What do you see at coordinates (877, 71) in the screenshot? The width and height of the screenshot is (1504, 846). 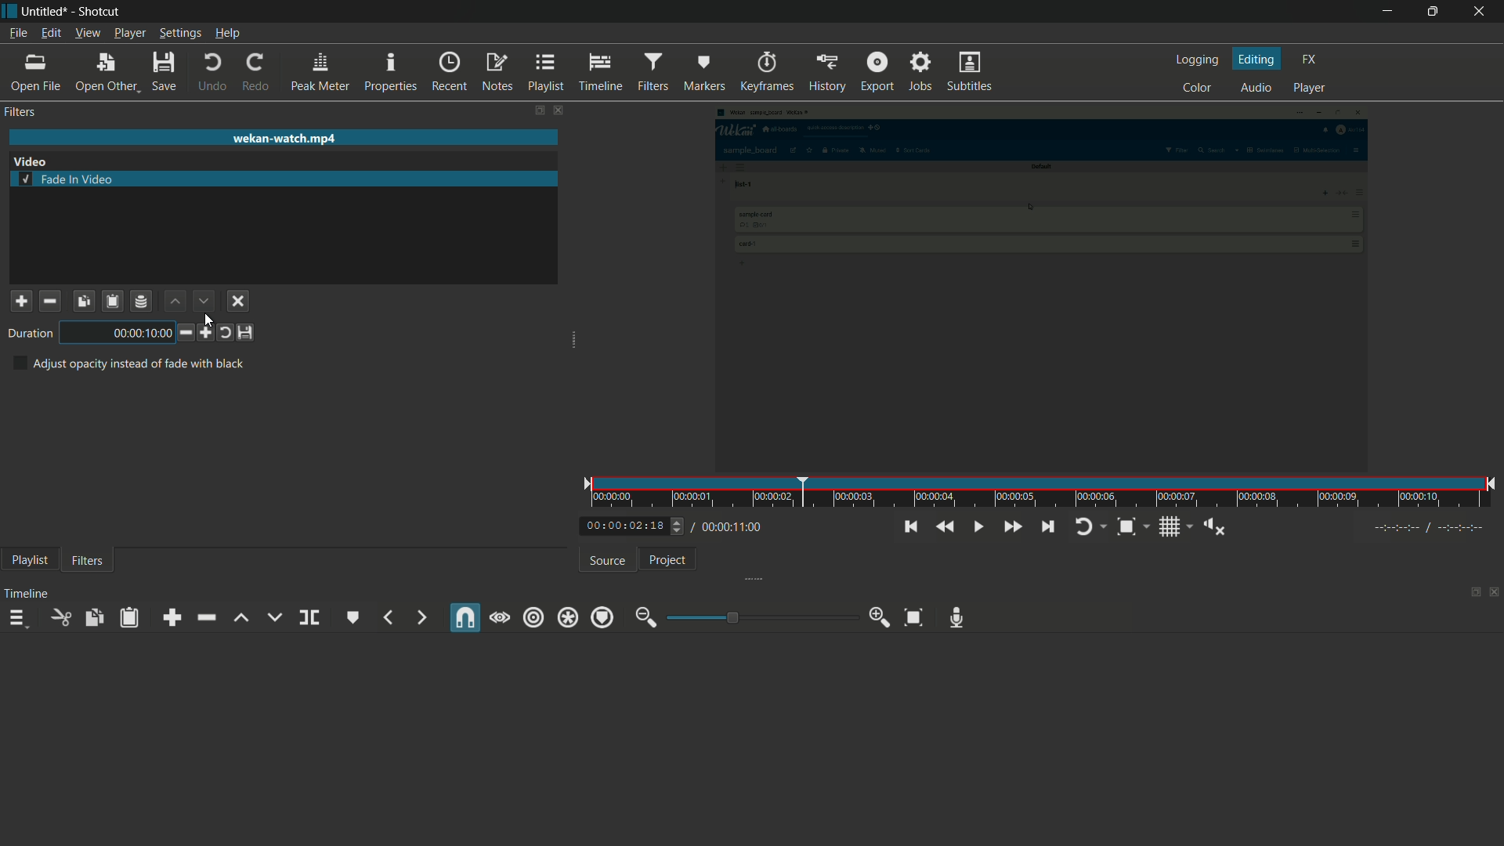 I see `export` at bounding box center [877, 71].